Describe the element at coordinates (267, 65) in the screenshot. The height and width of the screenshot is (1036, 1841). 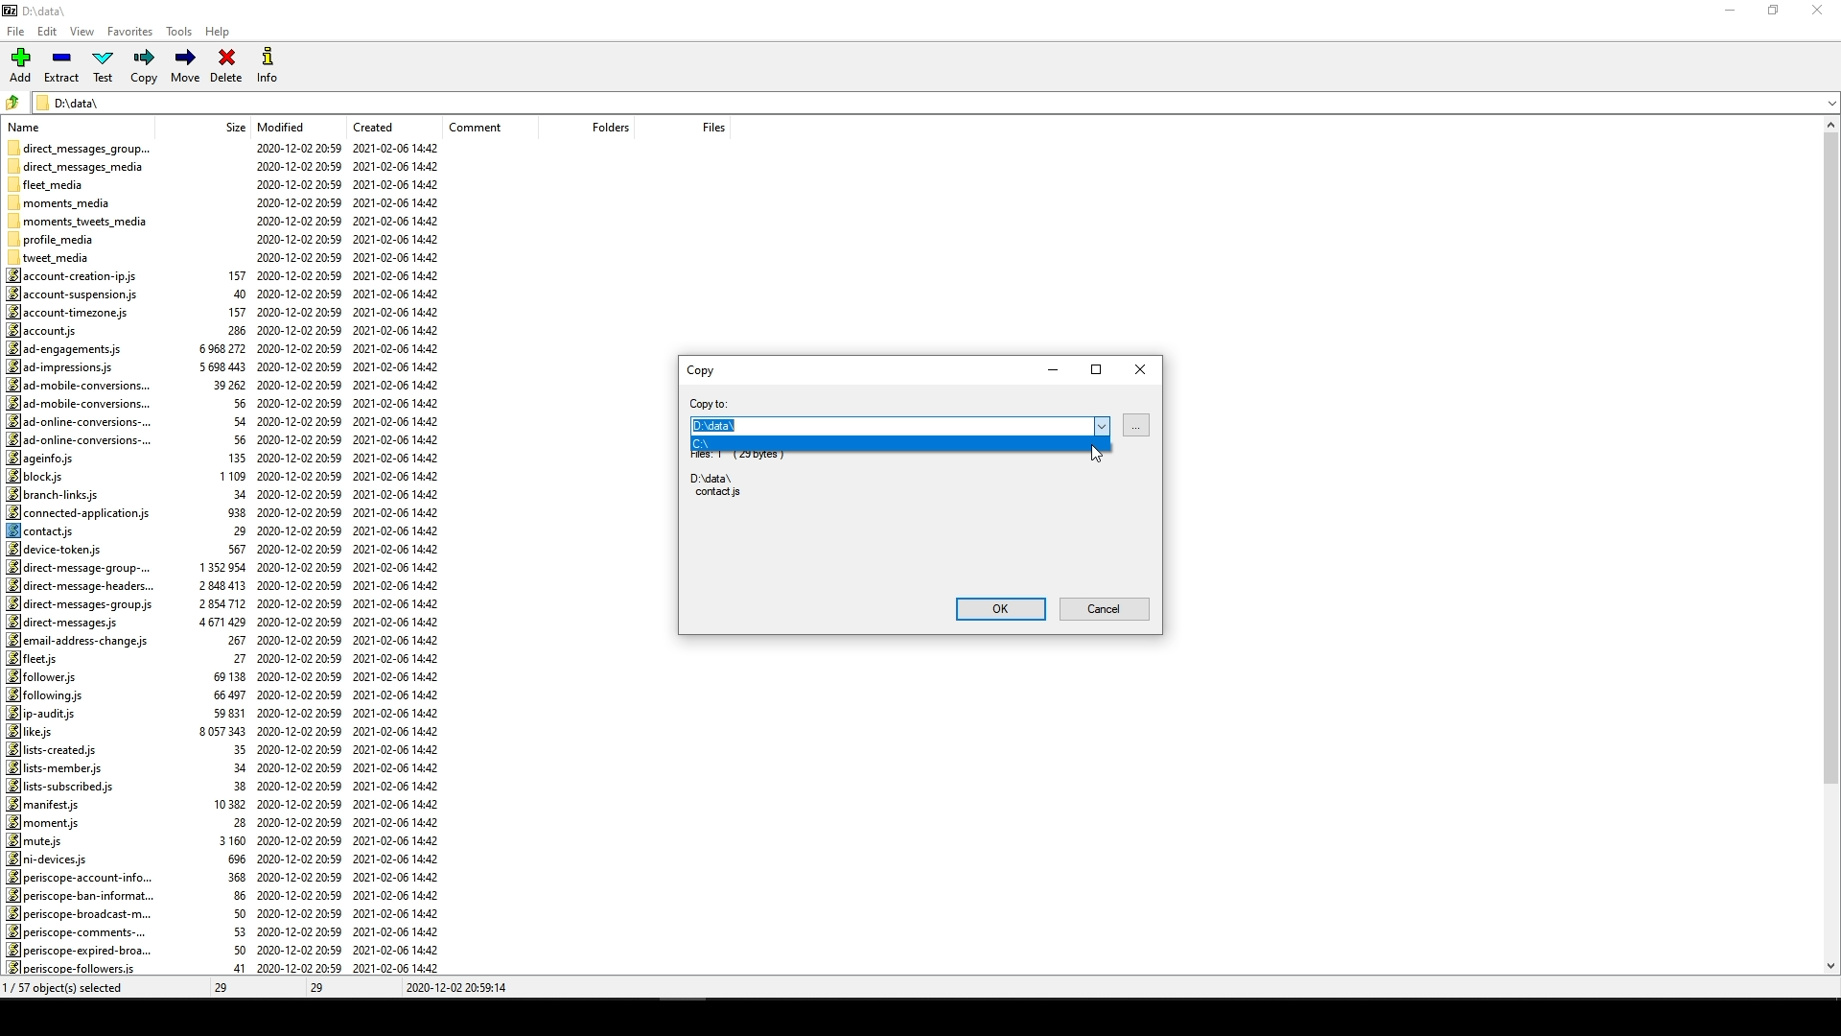
I see `Info` at that location.